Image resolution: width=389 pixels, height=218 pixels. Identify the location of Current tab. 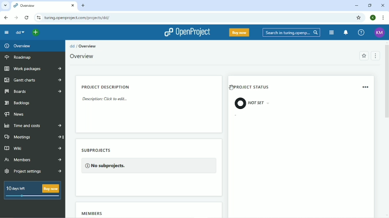
(44, 5).